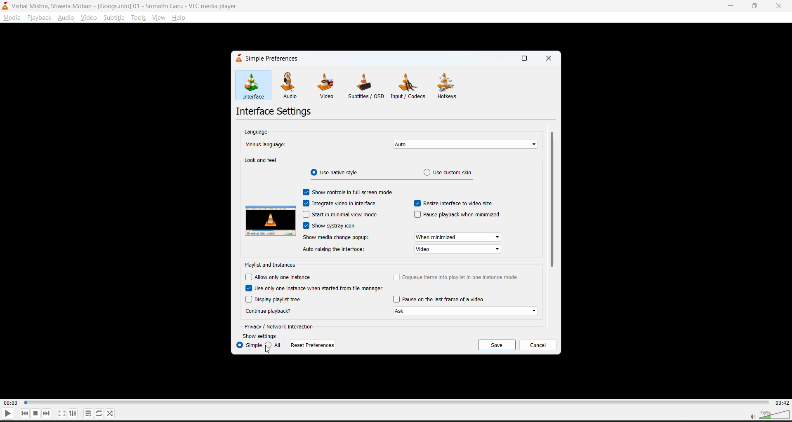  I want to click on cancel, so click(540, 345).